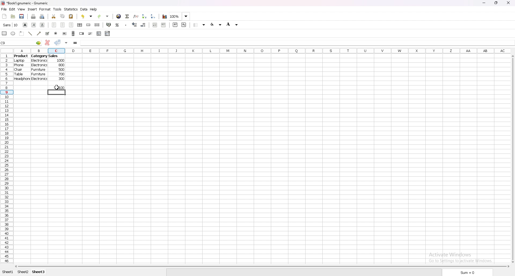  What do you see at coordinates (119, 16) in the screenshot?
I see `hyperlink` at bounding box center [119, 16].